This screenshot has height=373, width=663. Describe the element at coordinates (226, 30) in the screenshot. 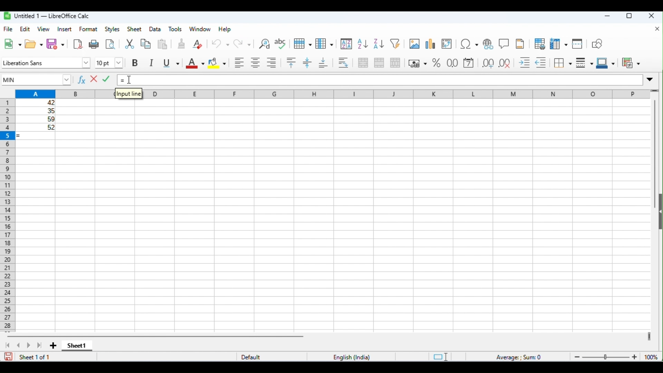

I see `help` at that location.